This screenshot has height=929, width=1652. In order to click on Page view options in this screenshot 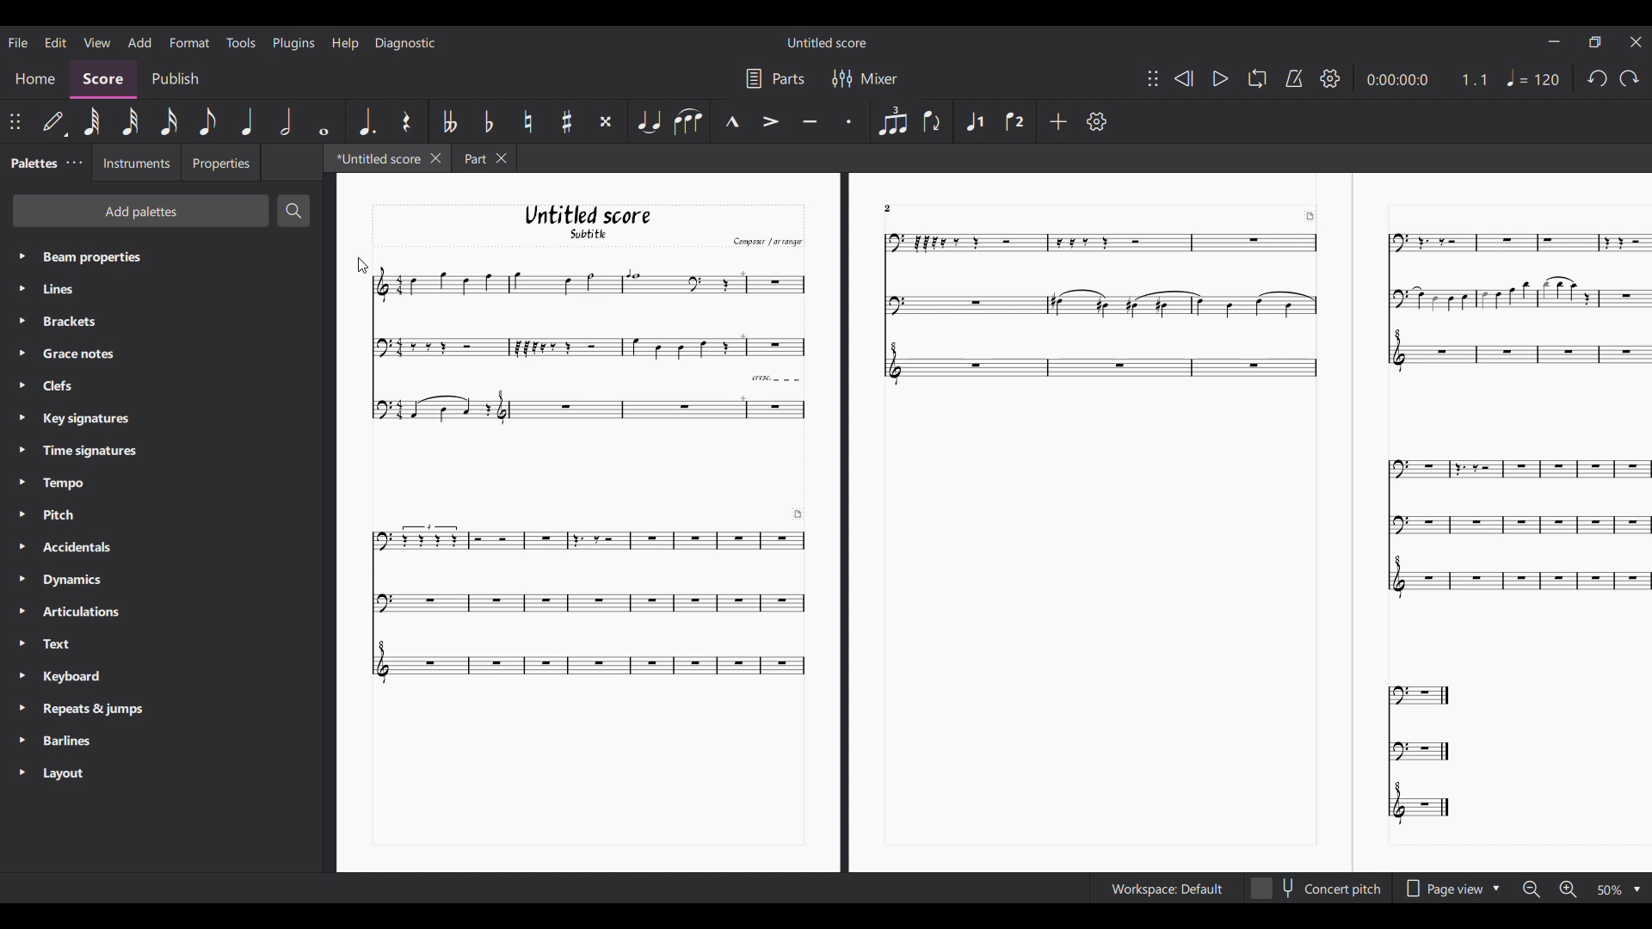, I will do `click(1440, 889)`.